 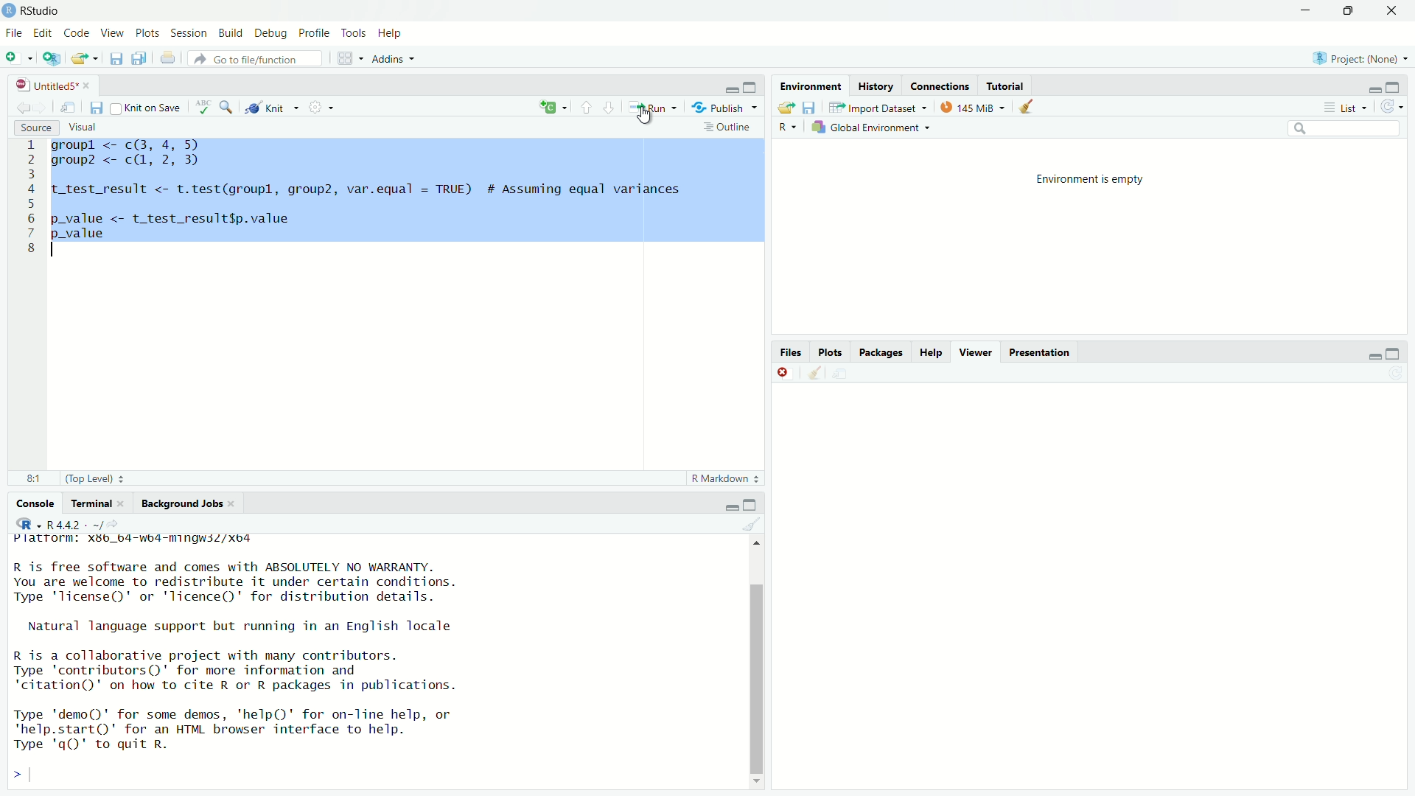 What do you see at coordinates (29, 478) in the screenshot?
I see `8:1` at bounding box center [29, 478].